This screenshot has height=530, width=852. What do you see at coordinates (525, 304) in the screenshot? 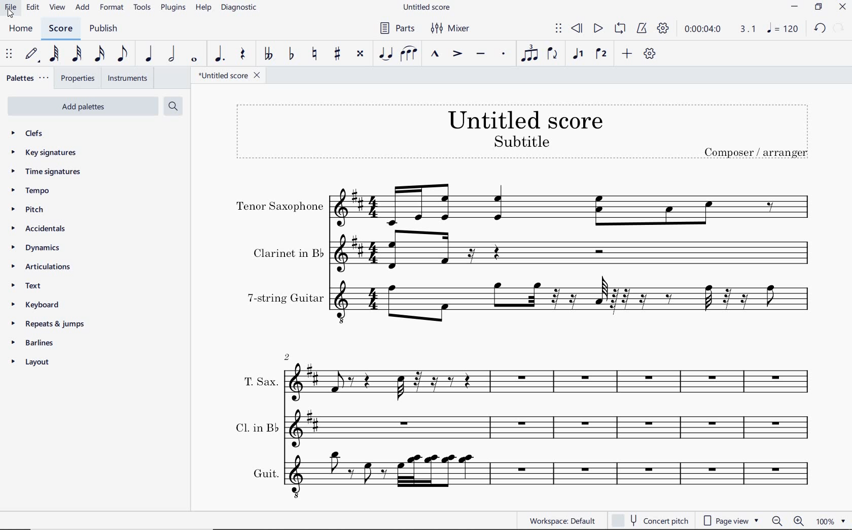
I see `7-string guitar` at bounding box center [525, 304].